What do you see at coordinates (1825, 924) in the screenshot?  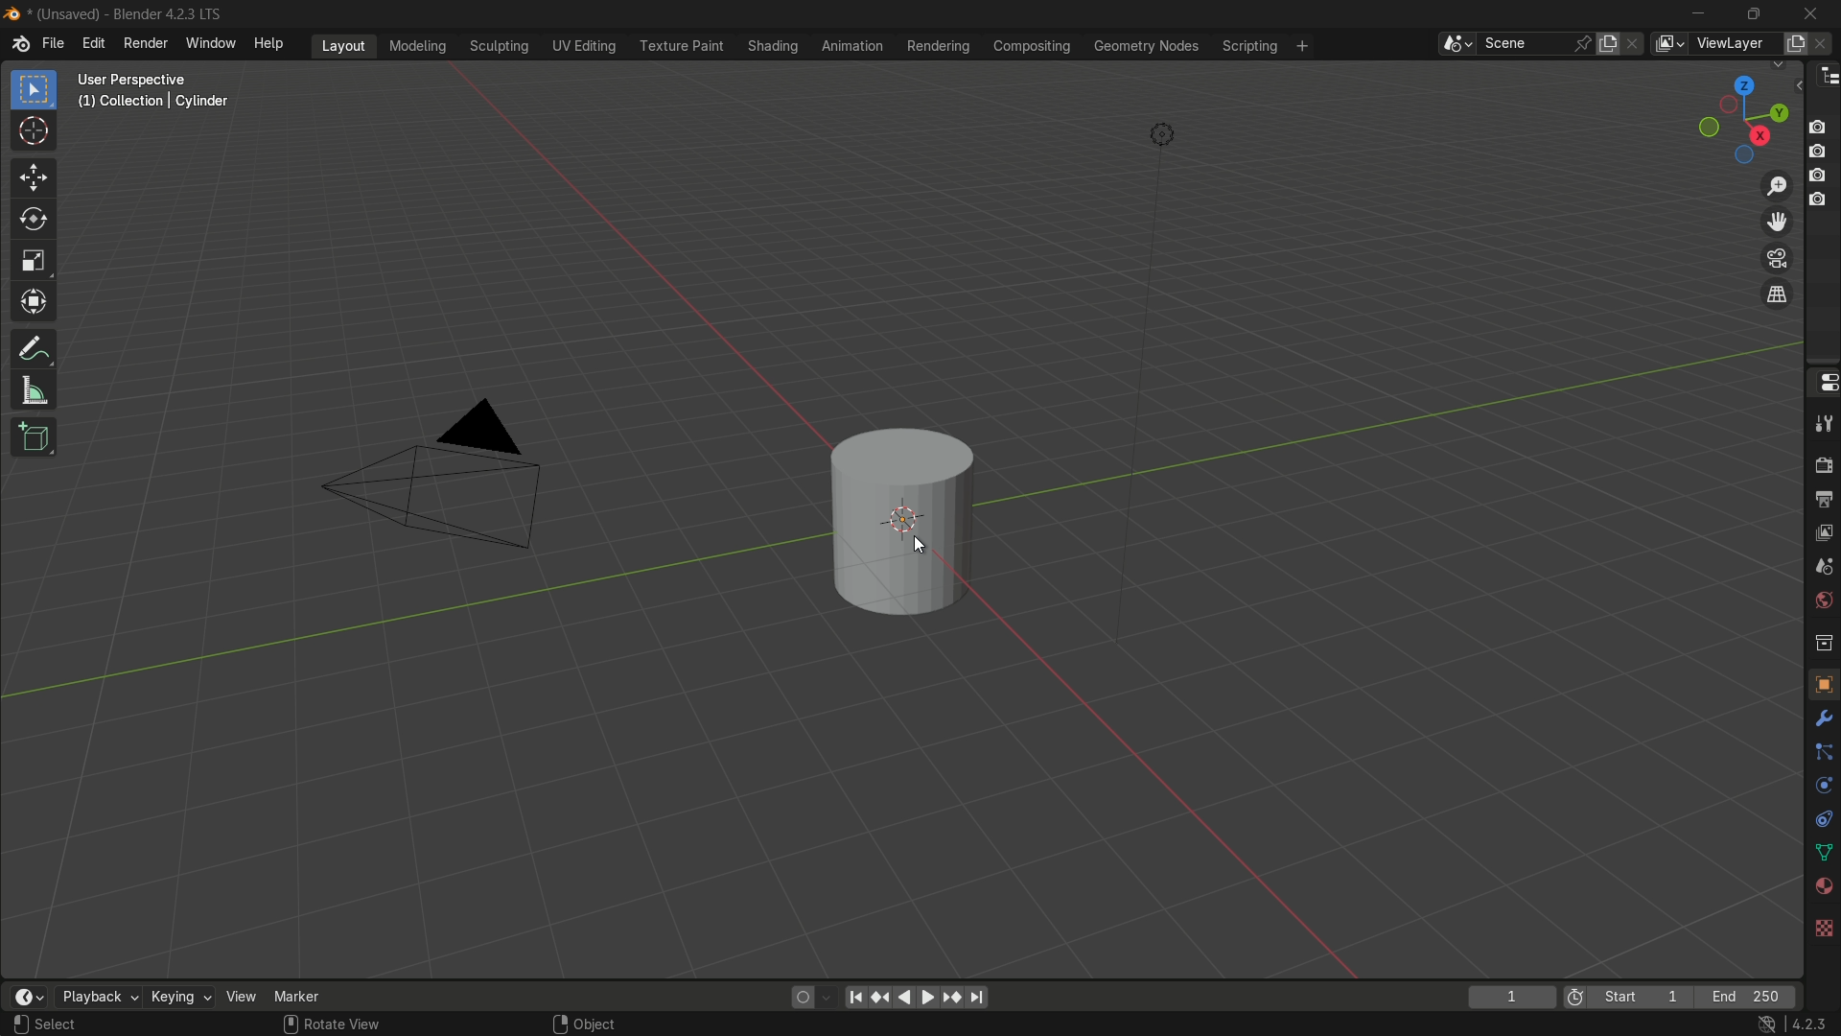 I see `textures` at bounding box center [1825, 924].